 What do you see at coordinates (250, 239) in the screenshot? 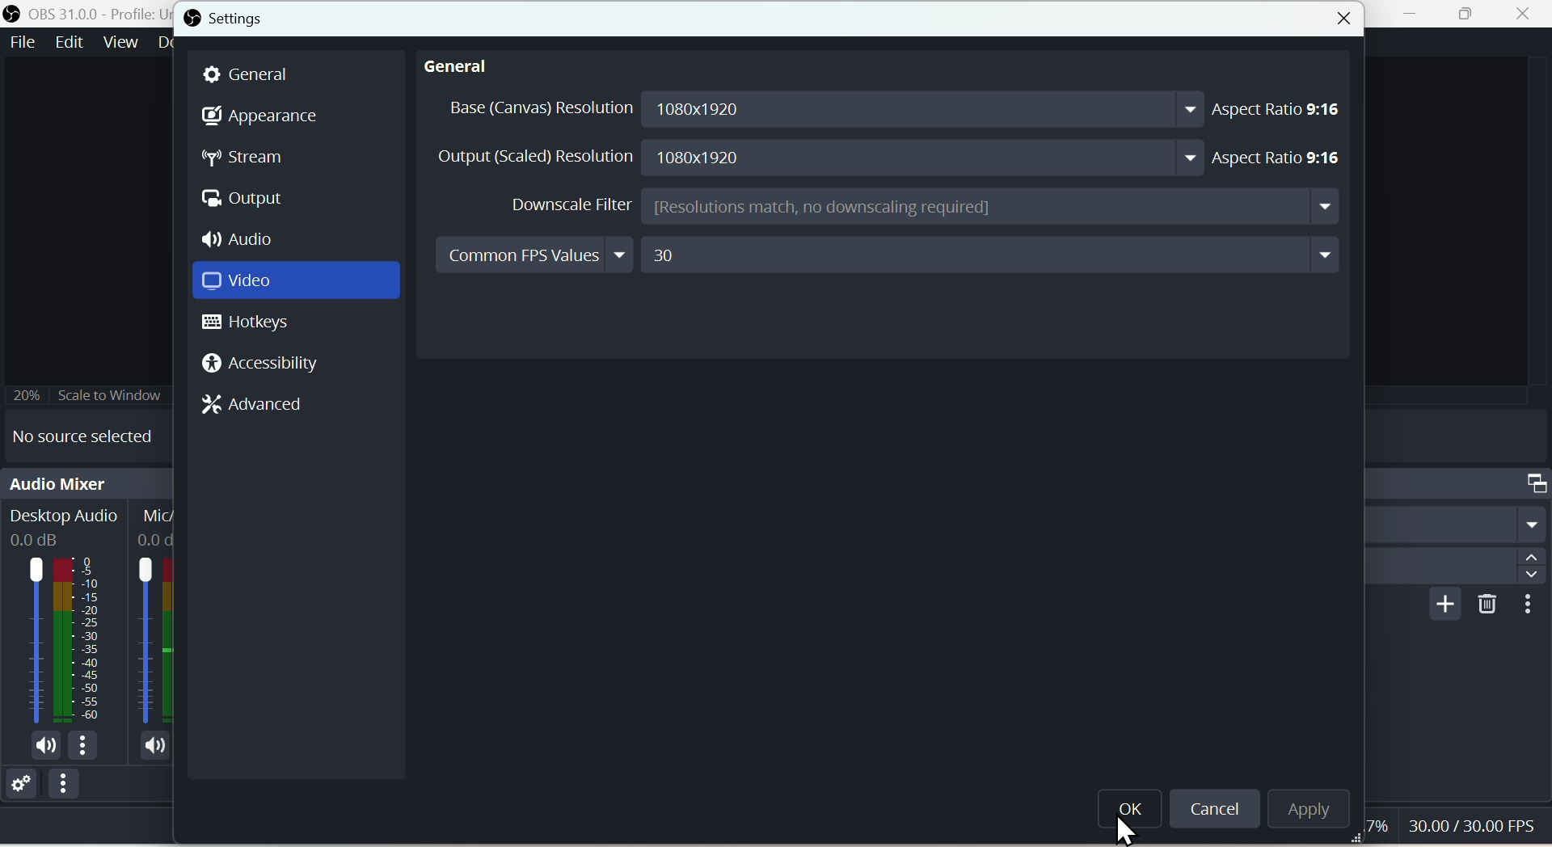
I see `Audio` at bounding box center [250, 239].